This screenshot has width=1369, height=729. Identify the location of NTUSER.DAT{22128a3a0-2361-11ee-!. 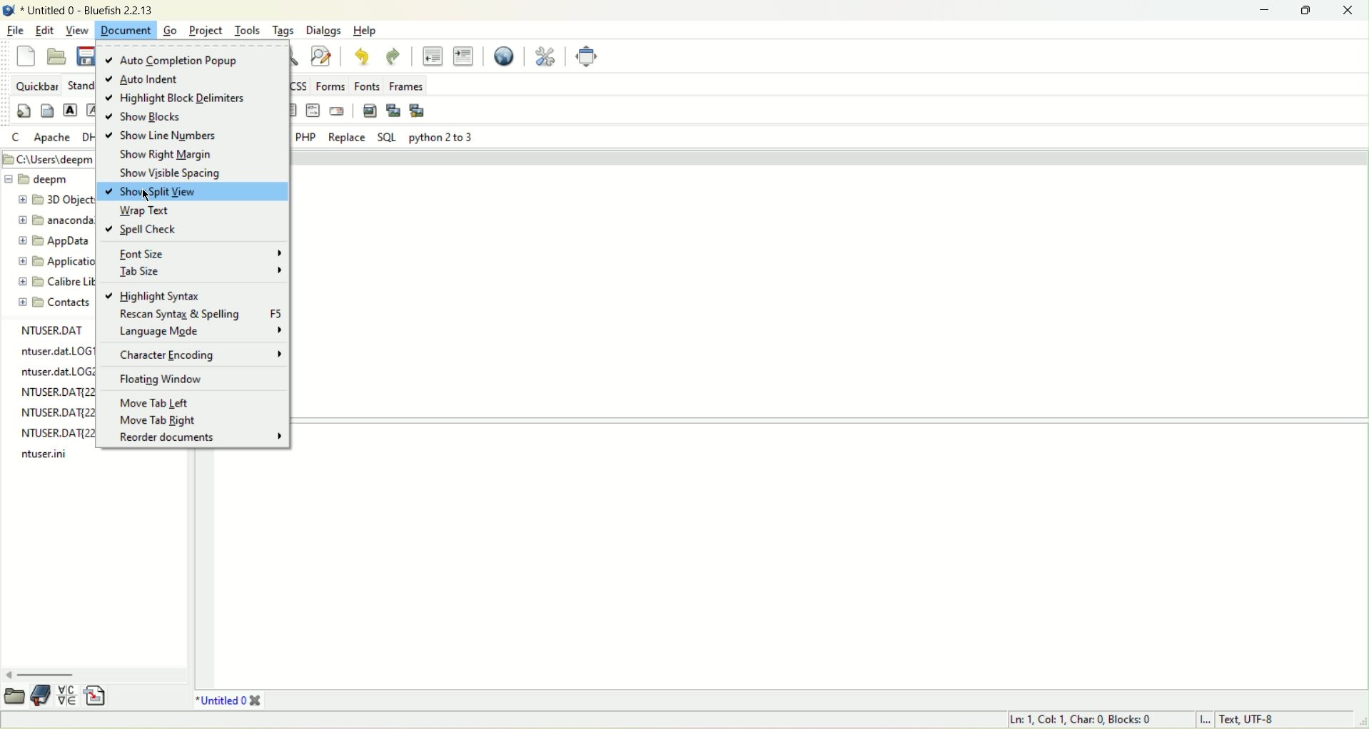
(56, 390).